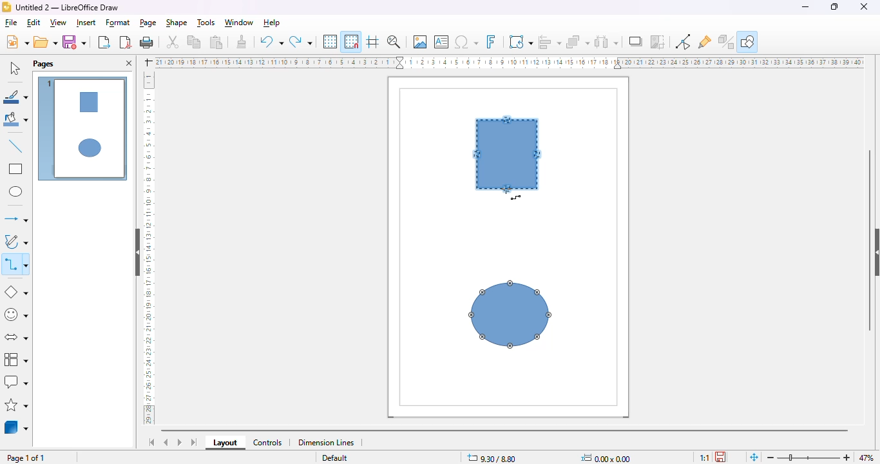  What do you see at coordinates (507, 429) in the screenshot?
I see `horizontal scroll bar` at bounding box center [507, 429].